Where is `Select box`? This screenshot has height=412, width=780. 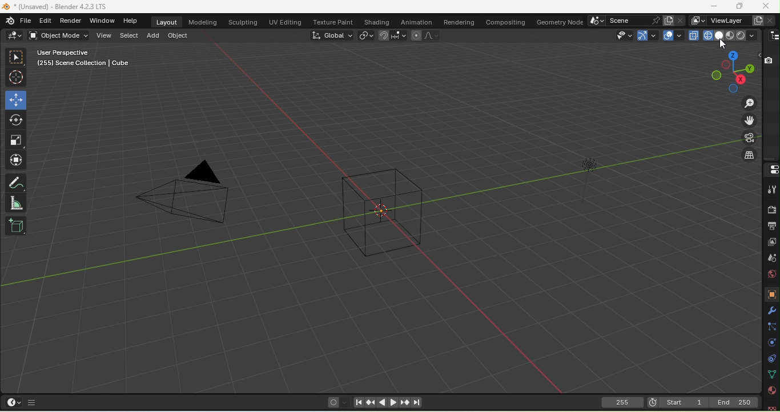
Select box is located at coordinates (17, 56).